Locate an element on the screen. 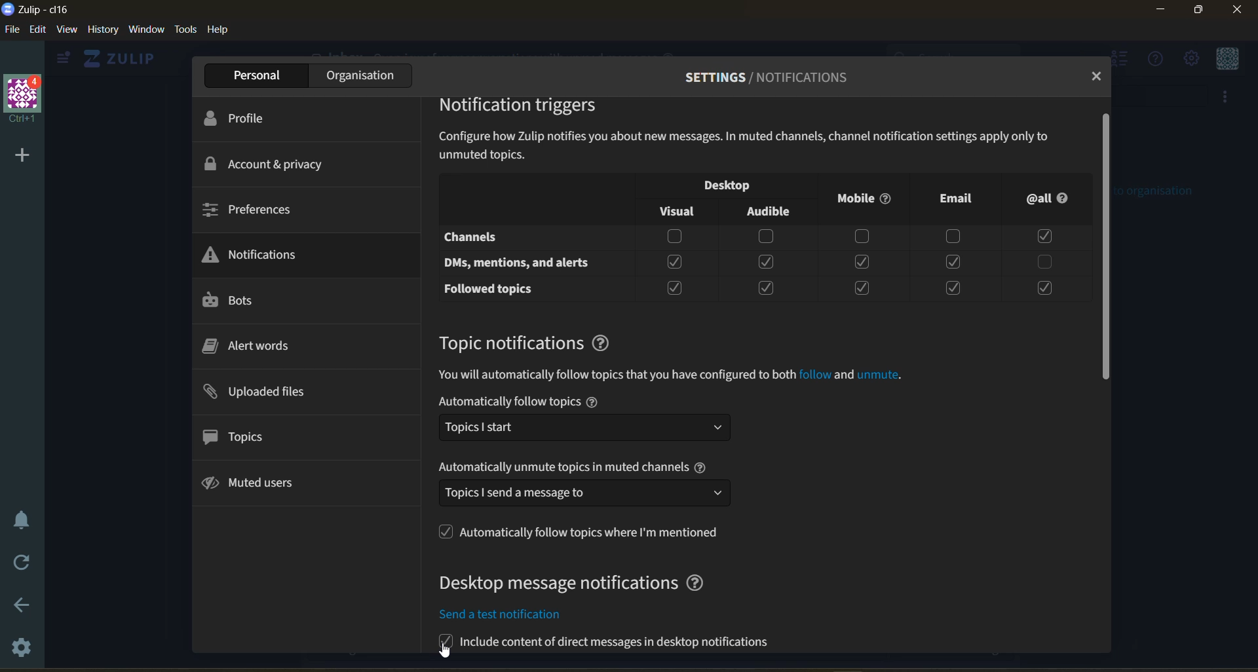 The height and width of the screenshot is (672, 1258). Checkbox is located at coordinates (674, 288).